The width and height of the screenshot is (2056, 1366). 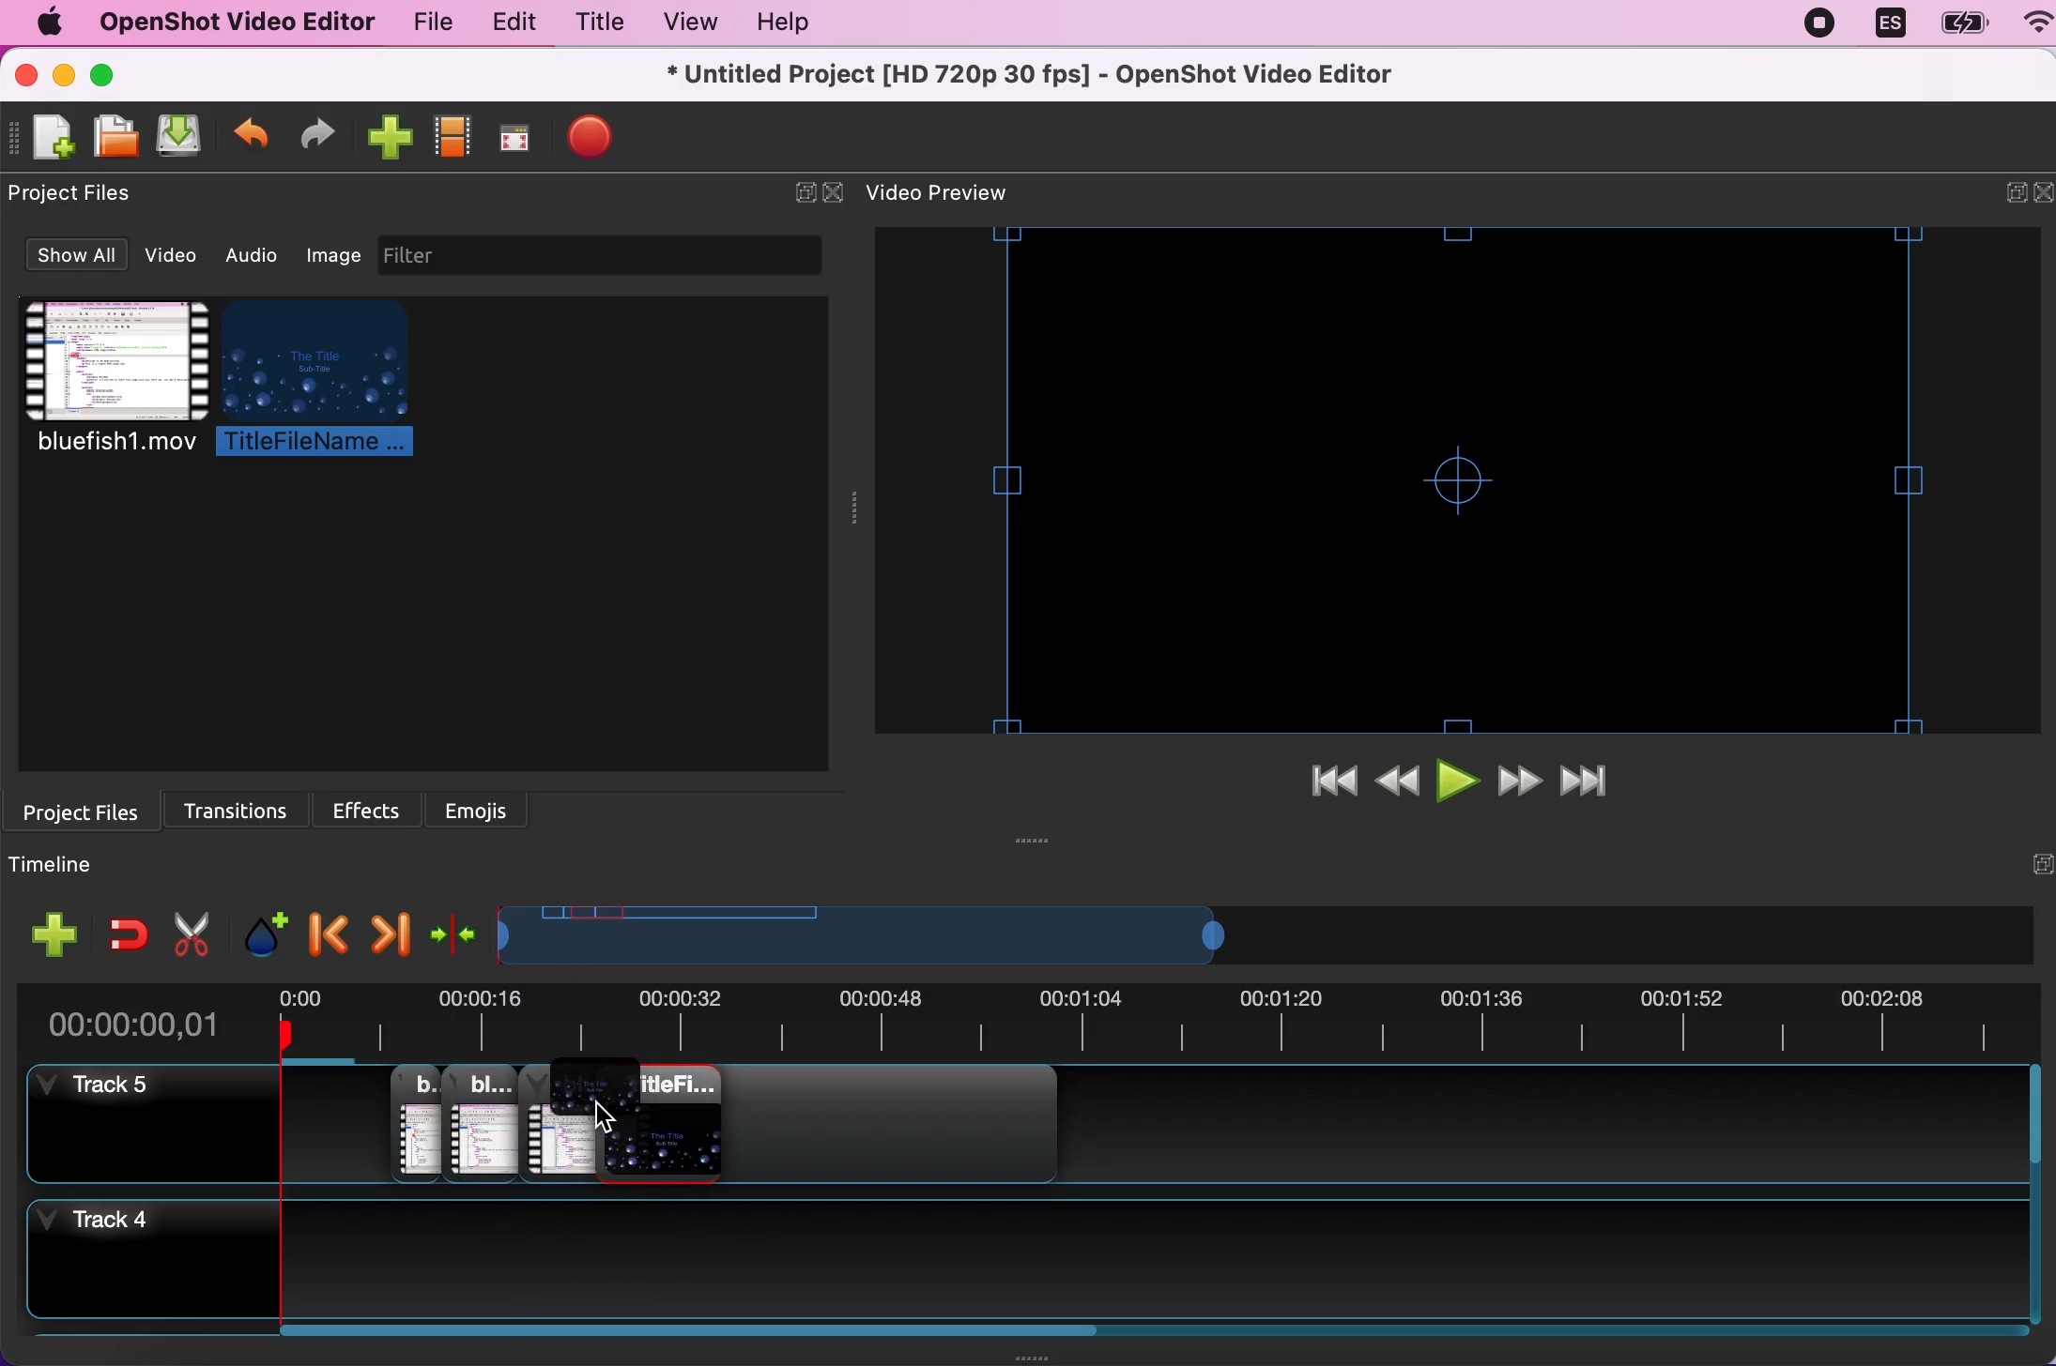 I want to click on mac logo, so click(x=42, y=23).